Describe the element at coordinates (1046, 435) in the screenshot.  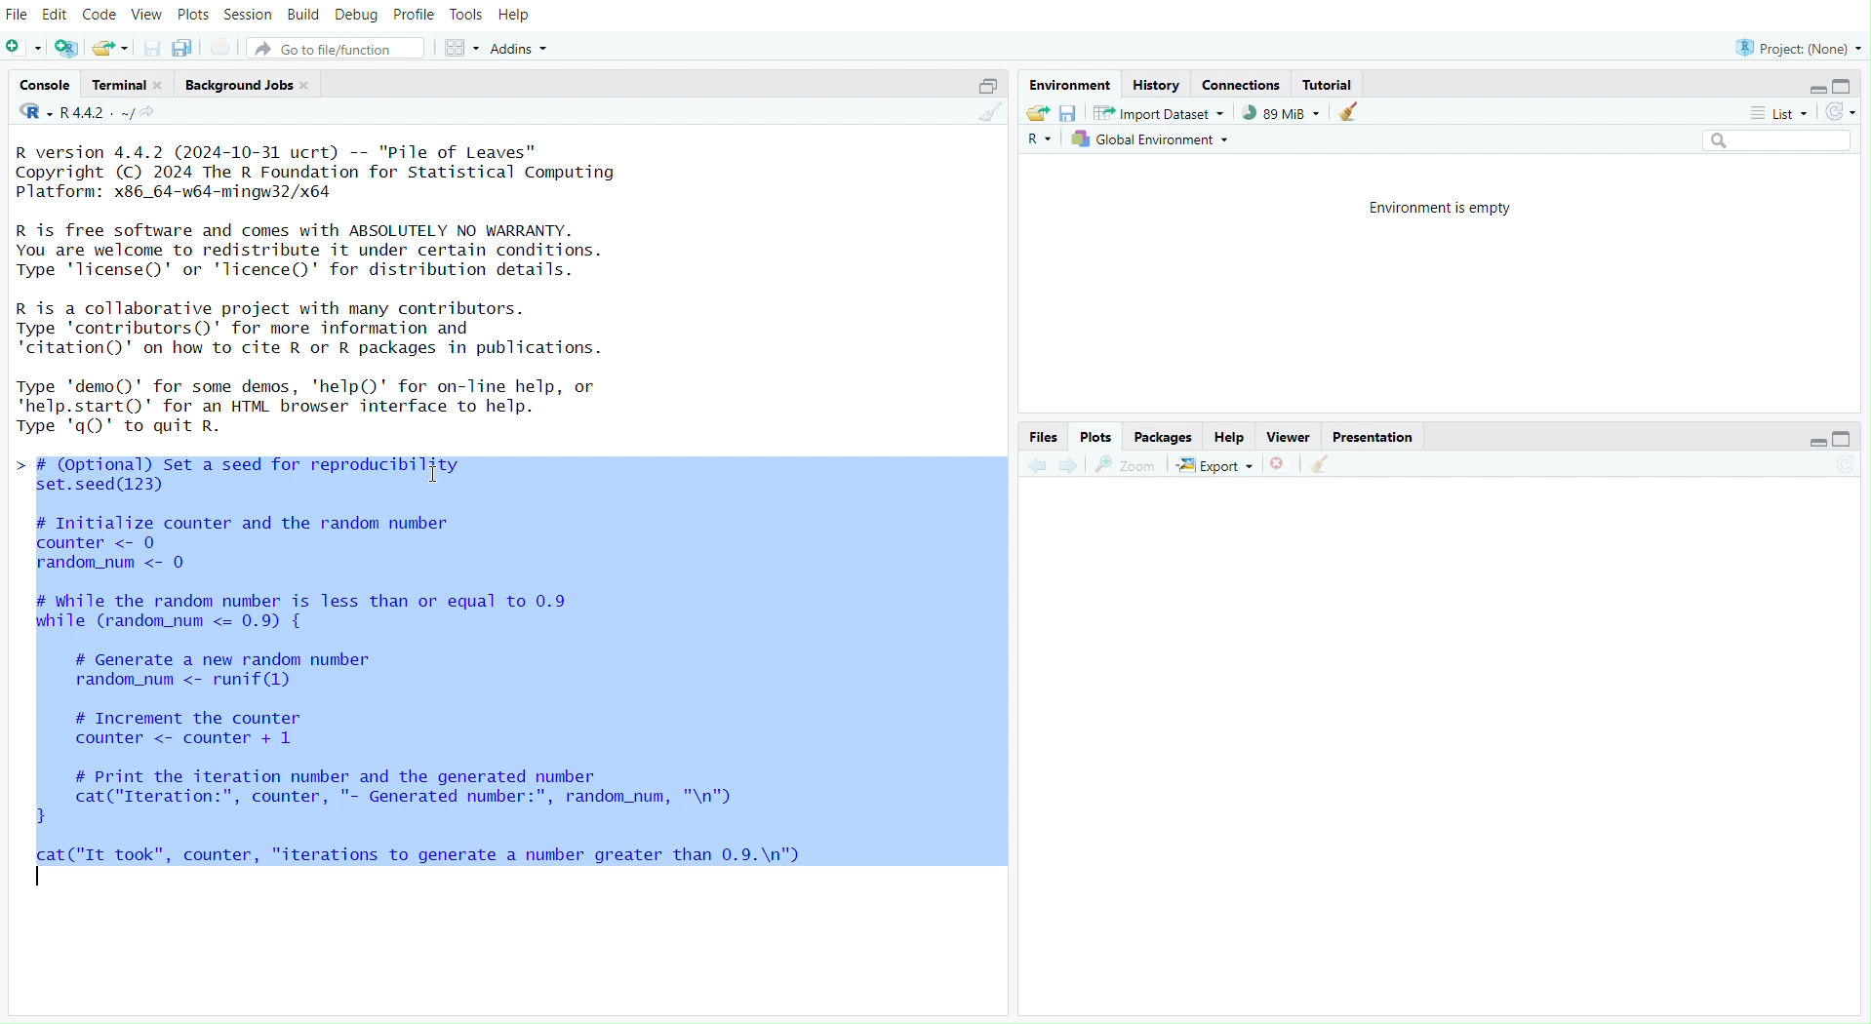
I see `Files` at that location.